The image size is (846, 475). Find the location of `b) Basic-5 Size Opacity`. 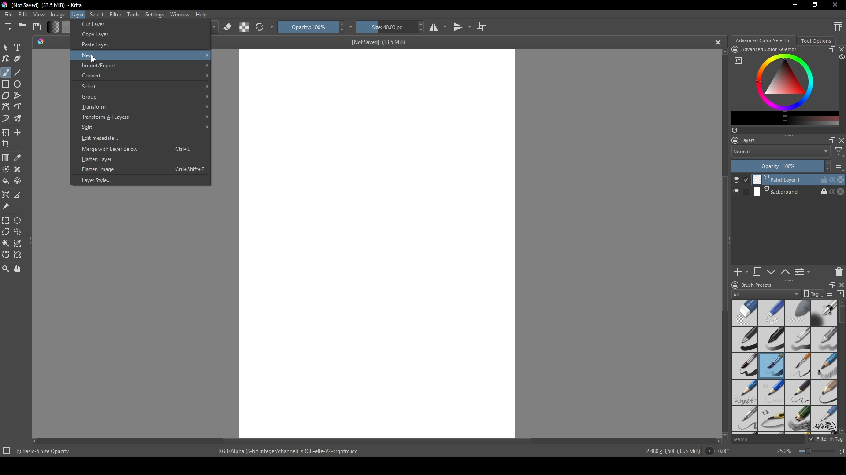

b) Basic-5 Size Opacity is located at coordinates (45, 451).